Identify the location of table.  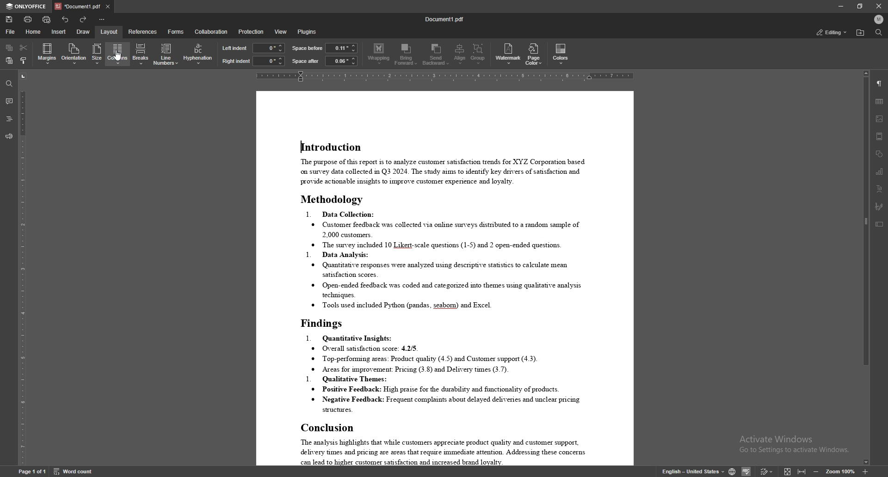
(880, 102).